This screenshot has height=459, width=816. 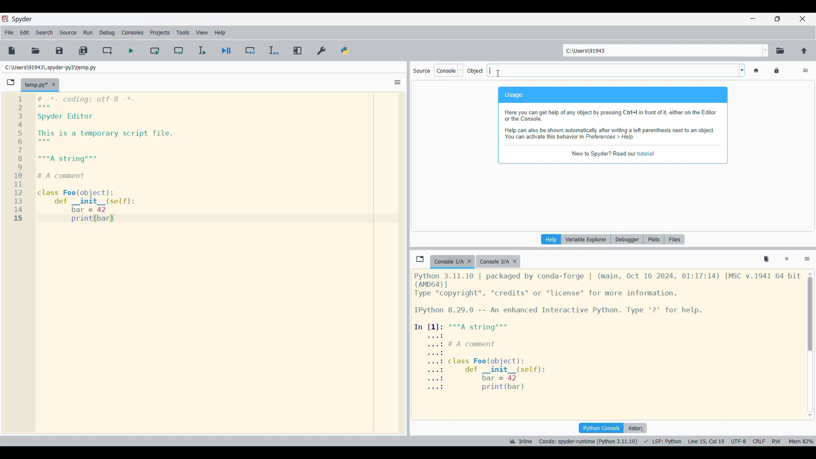 What do you see at coordinates (777, 19) in the screenshot?
I see `Show in smaller tab` at bounding box center [777, 19].